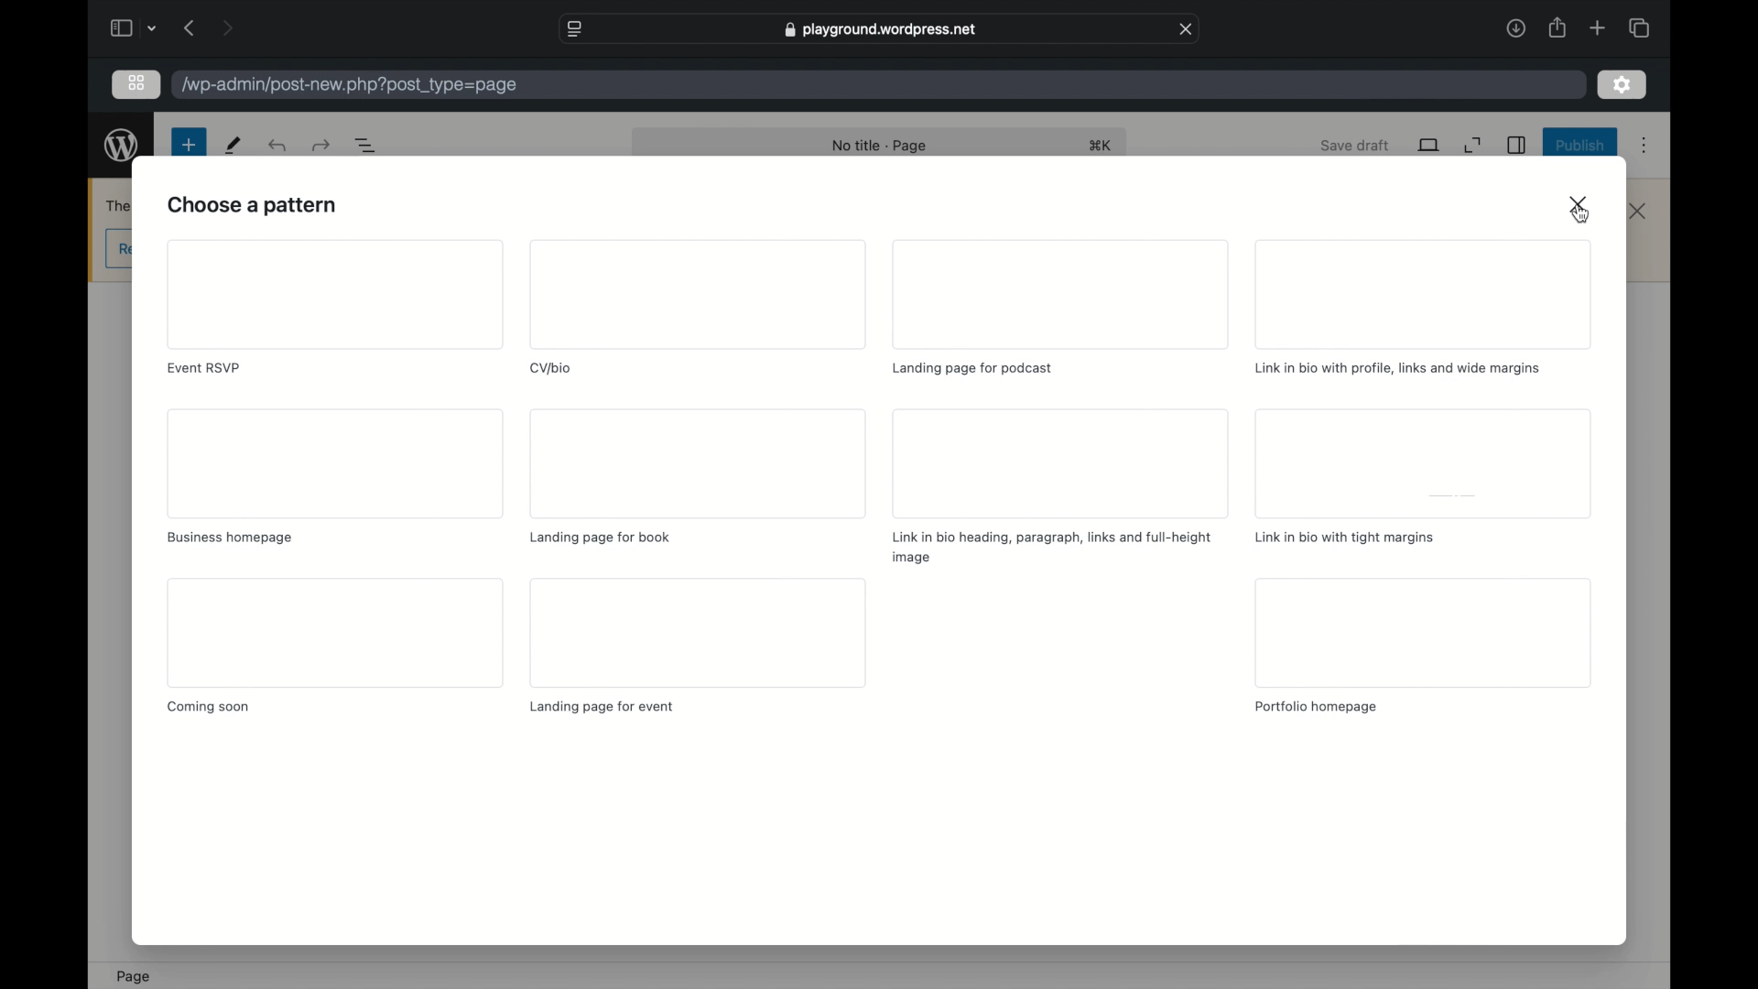  I want to click on close, so click(1187, 27).